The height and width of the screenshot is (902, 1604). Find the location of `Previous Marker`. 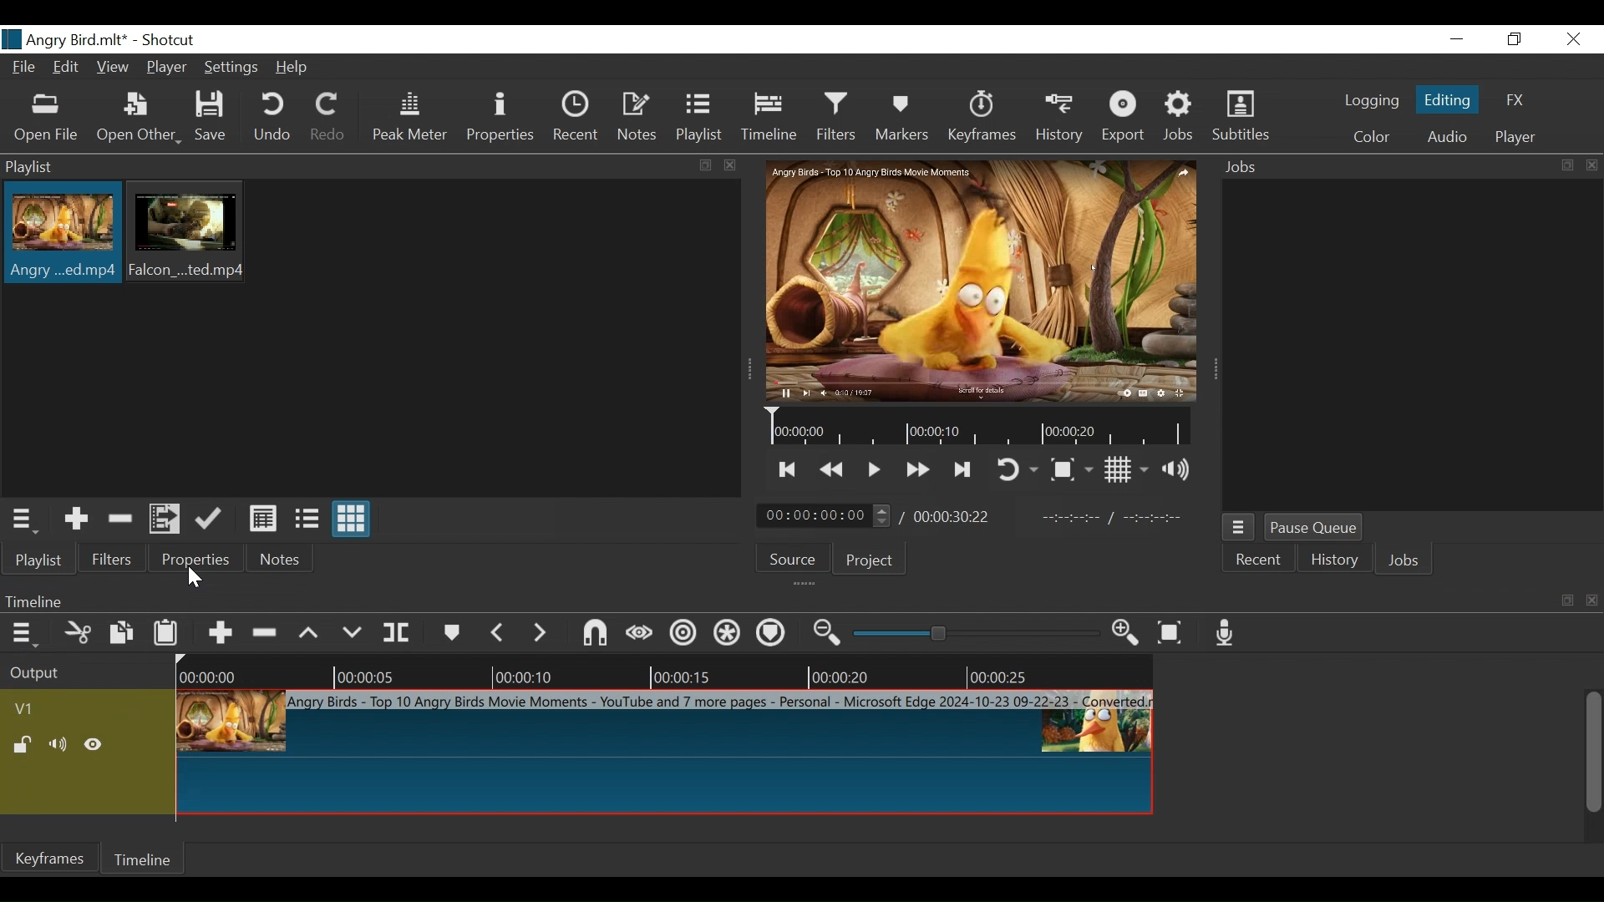

Previous Marker is located at coordinates (499, 632).